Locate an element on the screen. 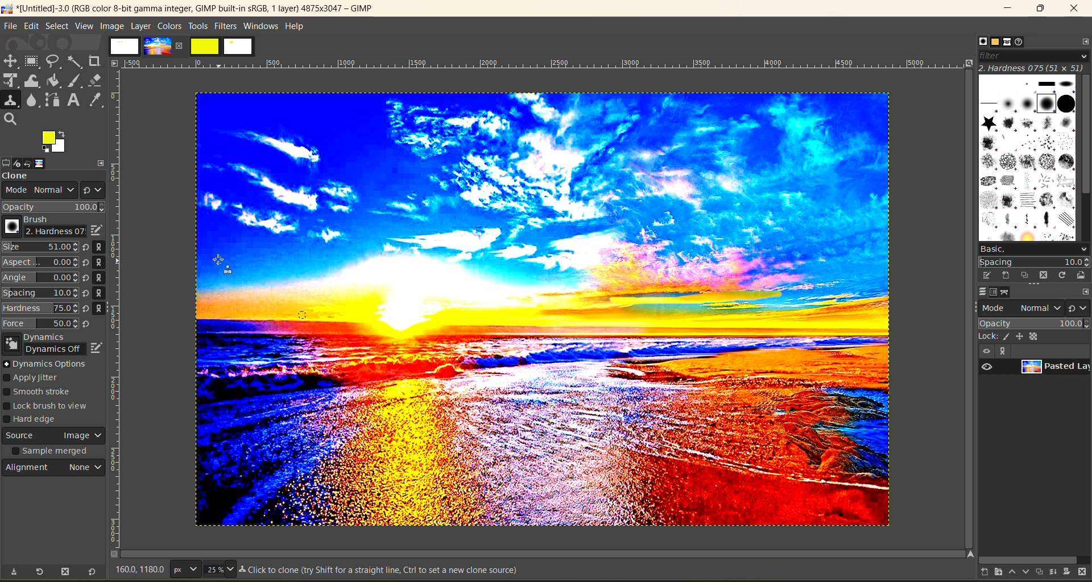  create a new brush is located at coordinates (1005, 276).